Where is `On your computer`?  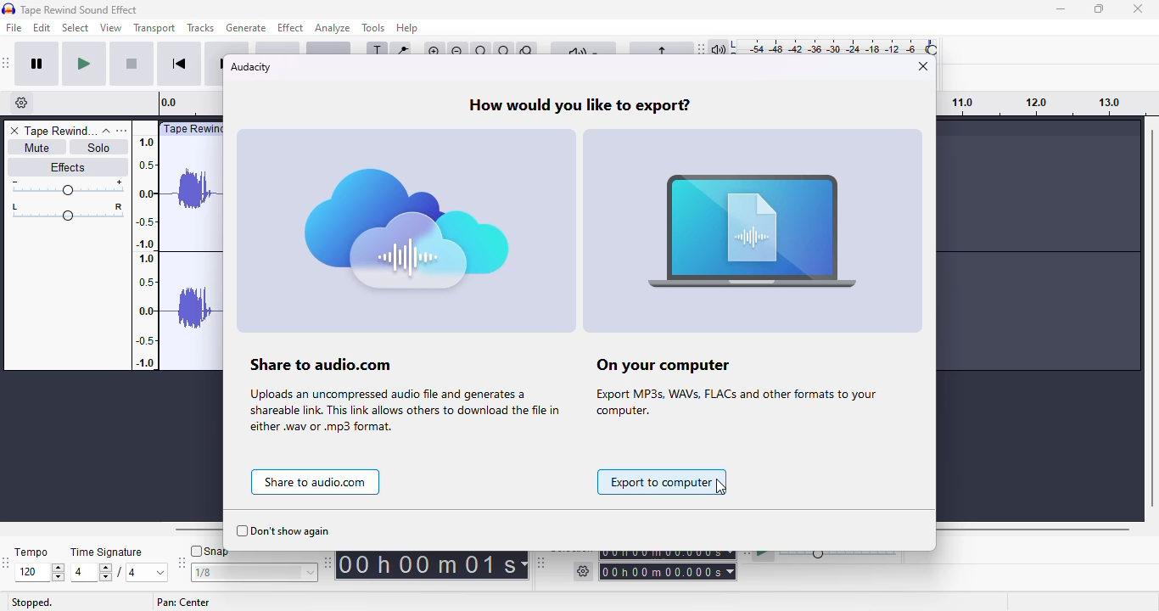
On your computer is located at coordinates (676, 365).